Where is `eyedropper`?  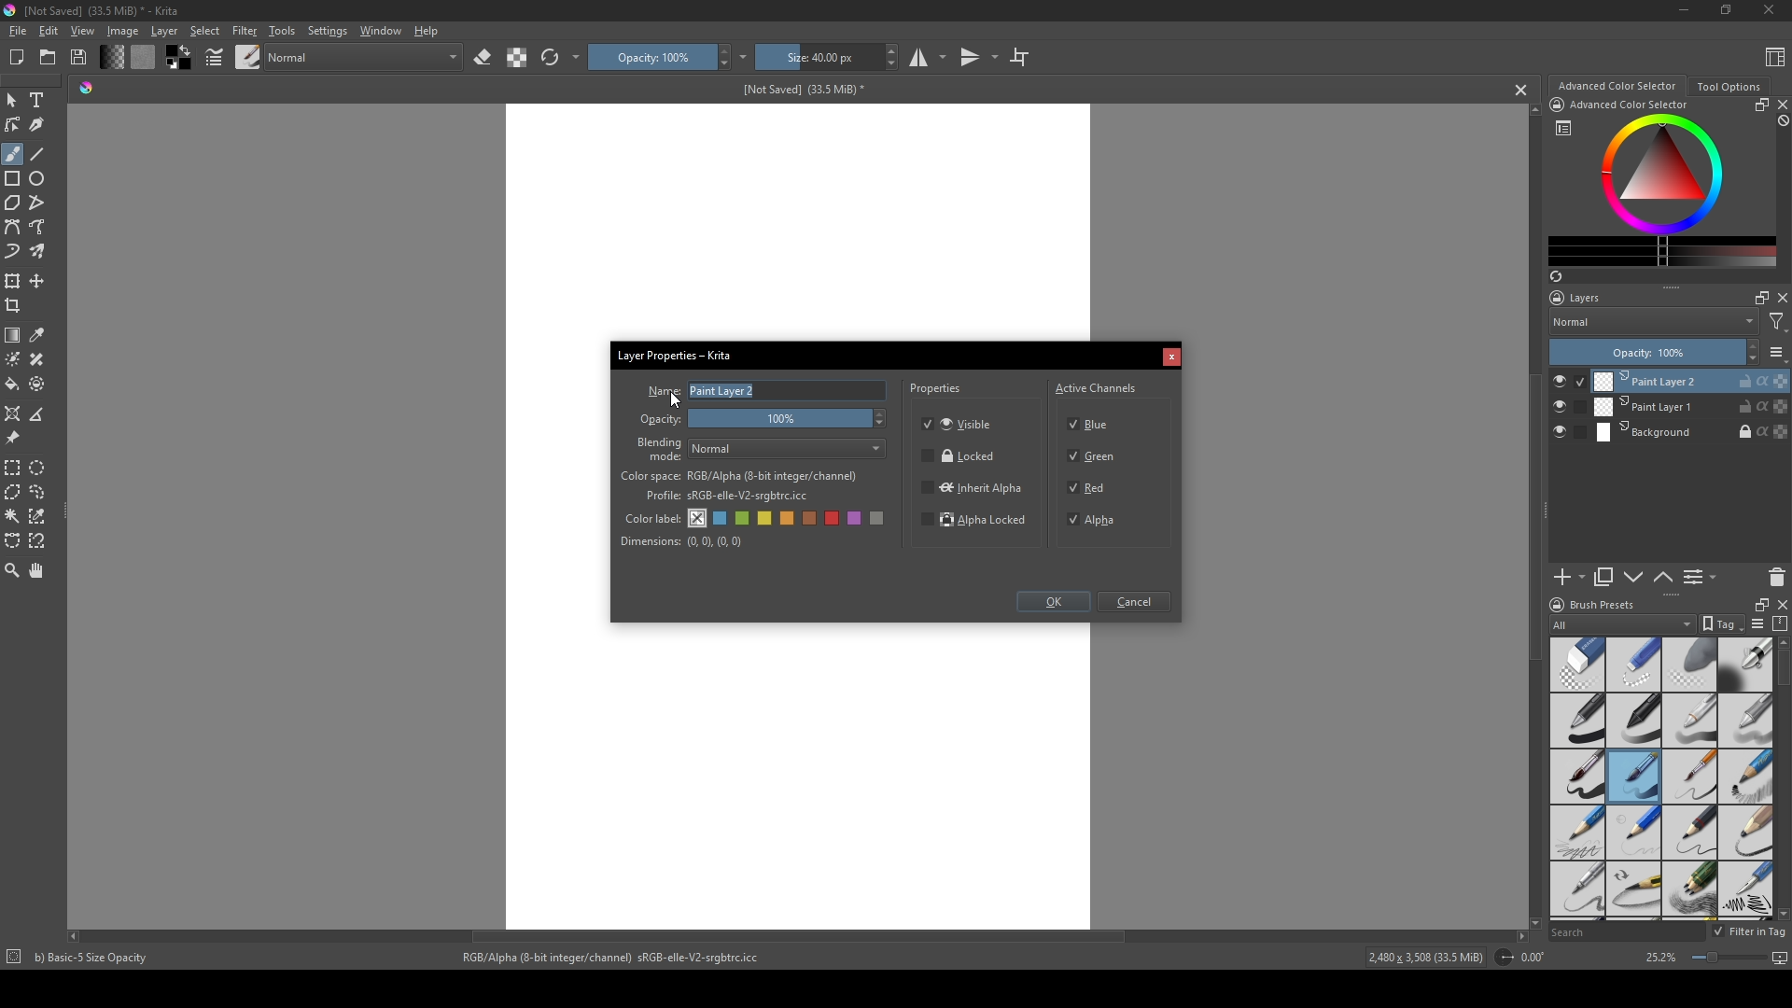 eyedropper is located at coordinates (39, 335).